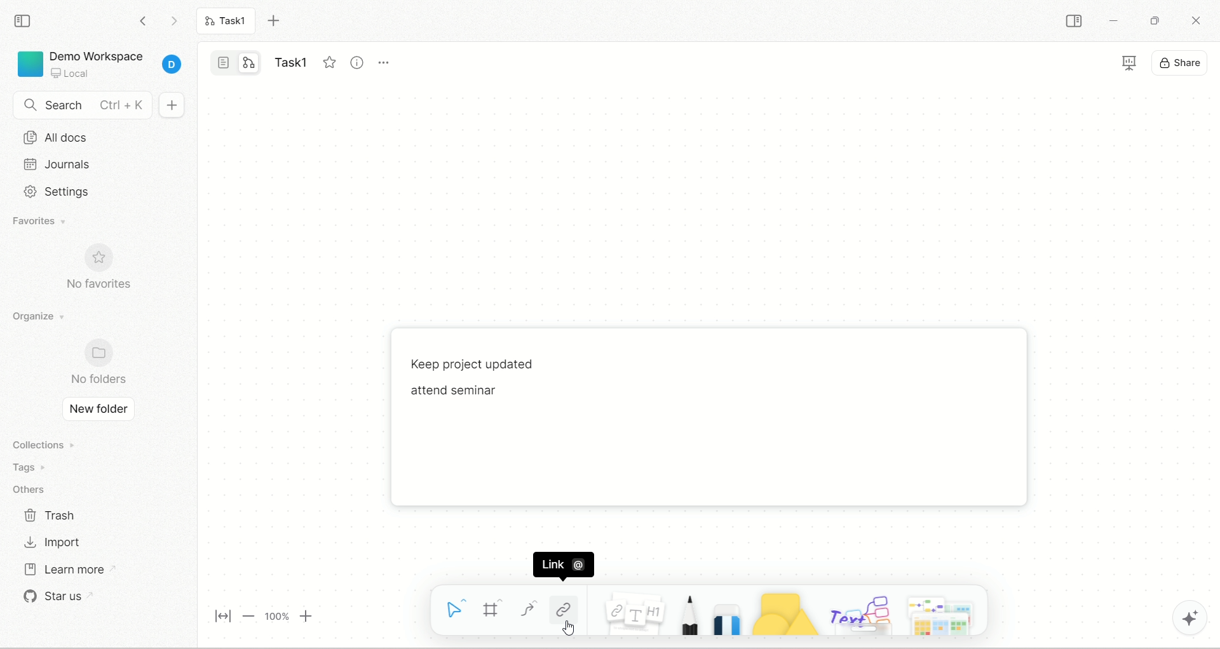 The image size is (1220, 649). What do you see at coordinates (98, 410) in the screenshot?
I see `new folder` at bounding box center [98, 410].